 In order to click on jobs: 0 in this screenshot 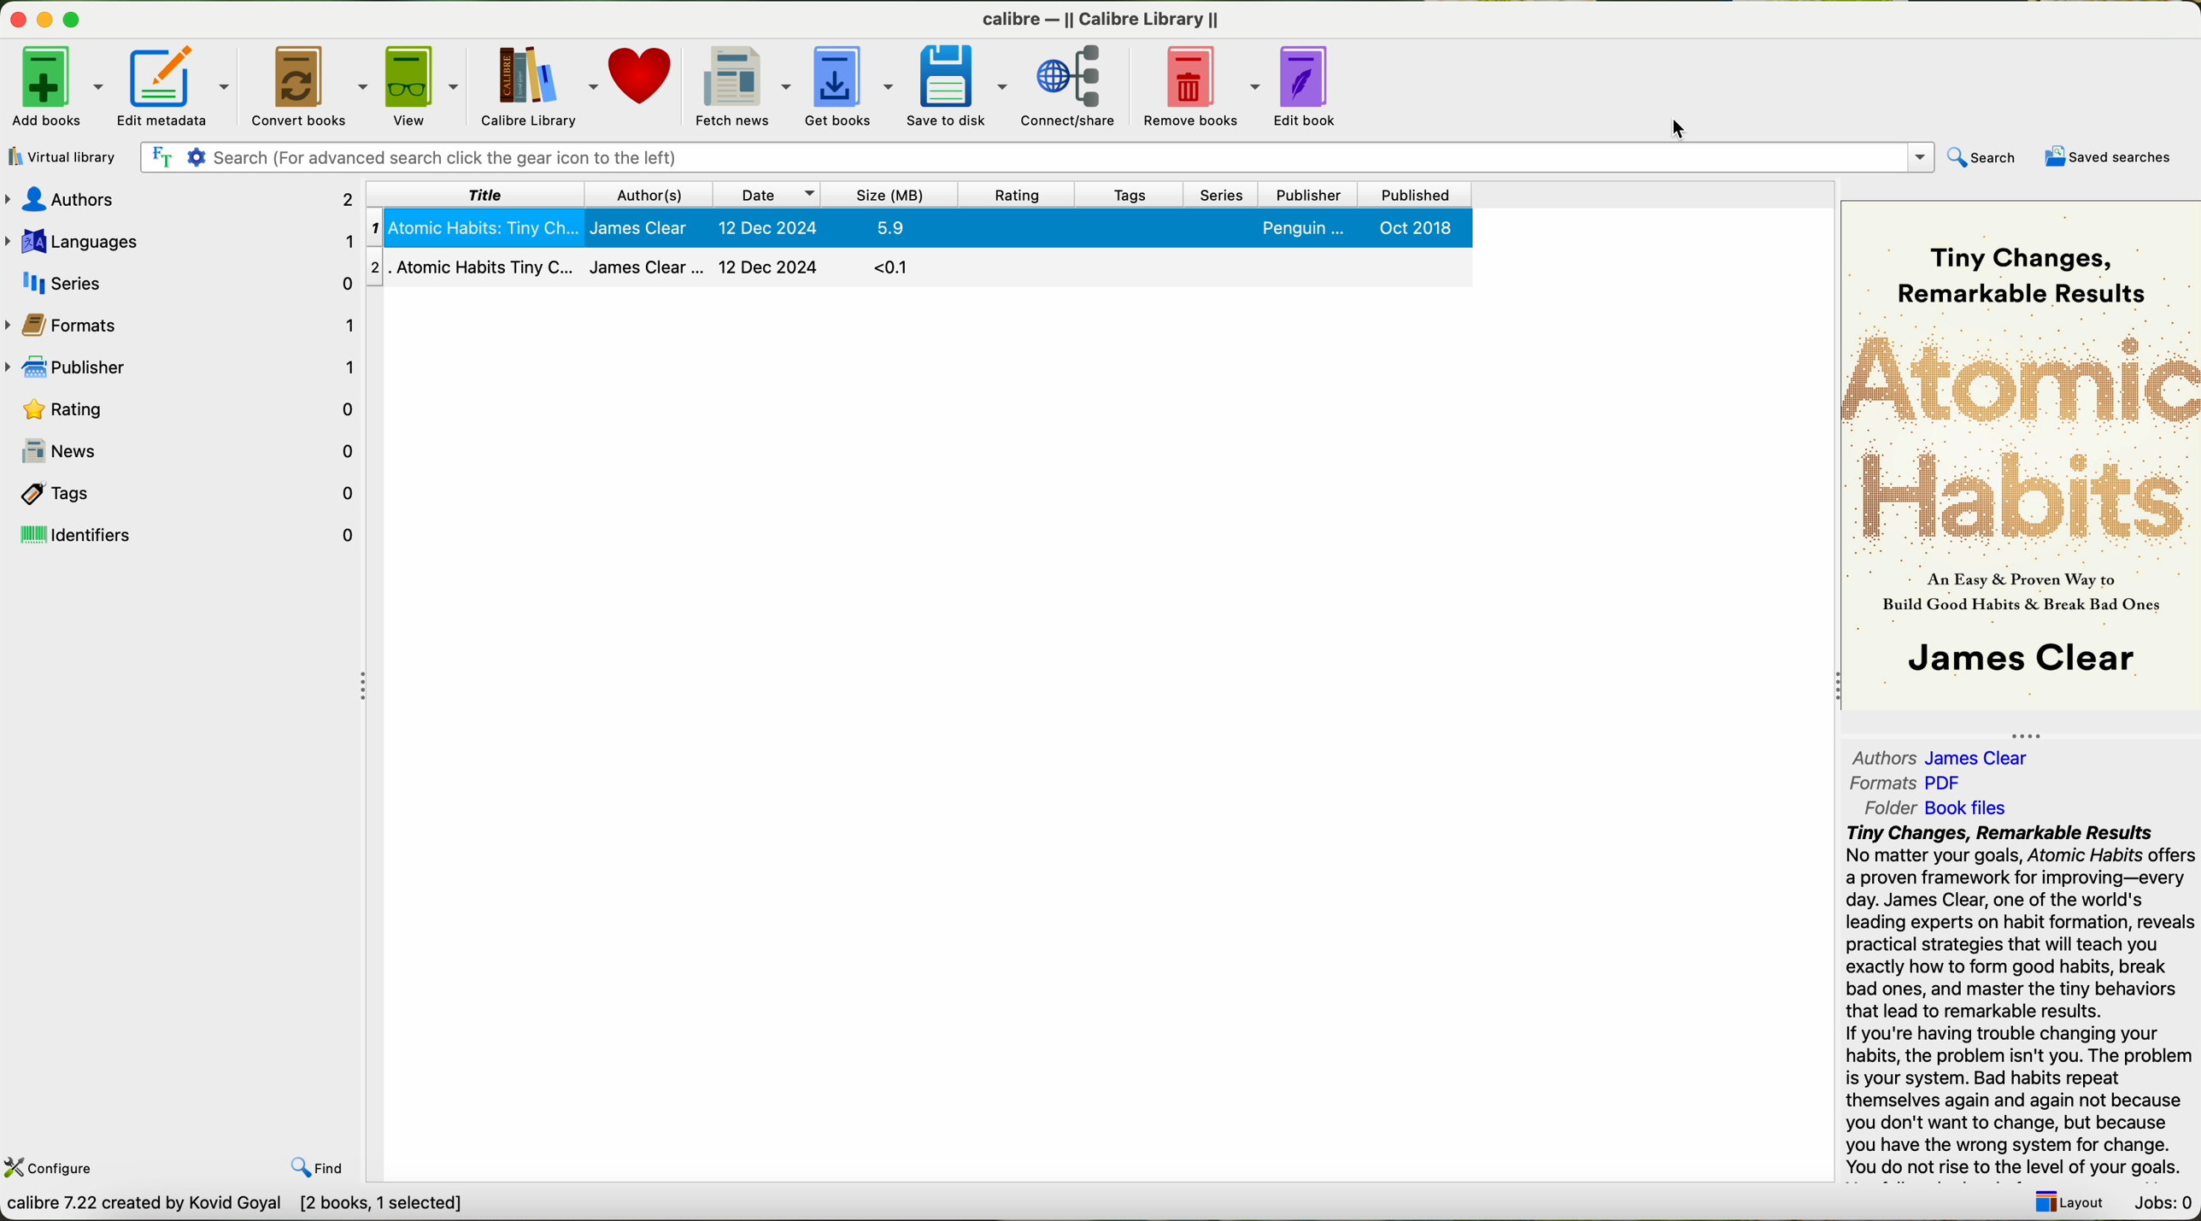, I will do `click(2163, 1205)`.